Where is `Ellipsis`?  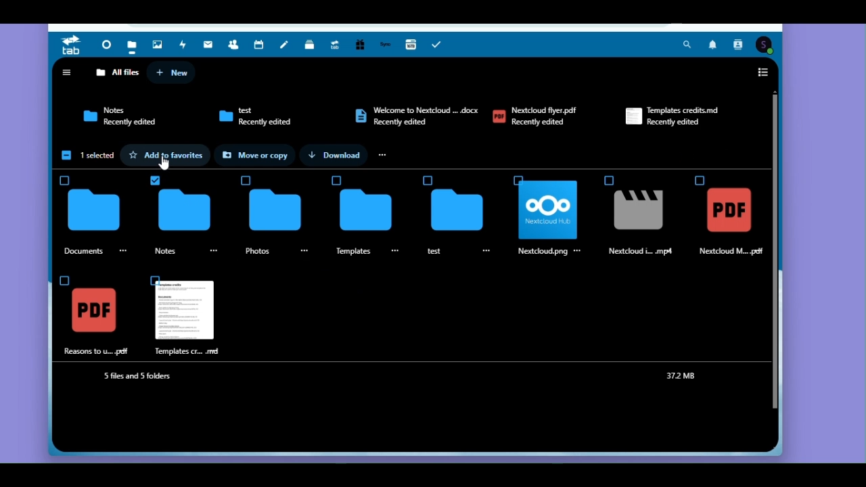
Ellipsis is located at coordinates (213, 250).